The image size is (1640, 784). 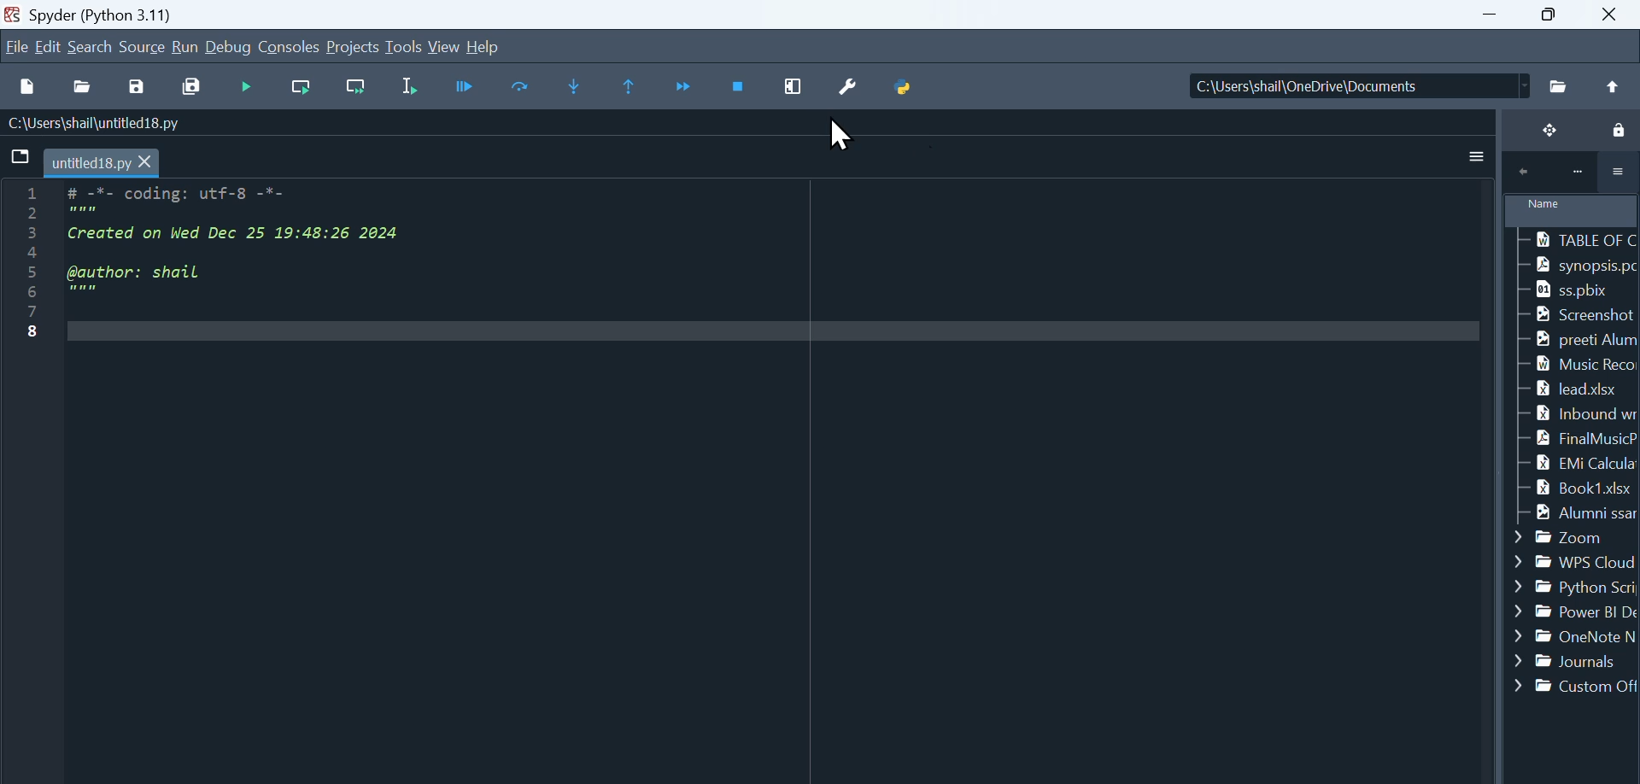 What do you see at coordinates (1577, 513) in the screenshot?
I see `Alumni ss..` at bounding box center [1577, 513].